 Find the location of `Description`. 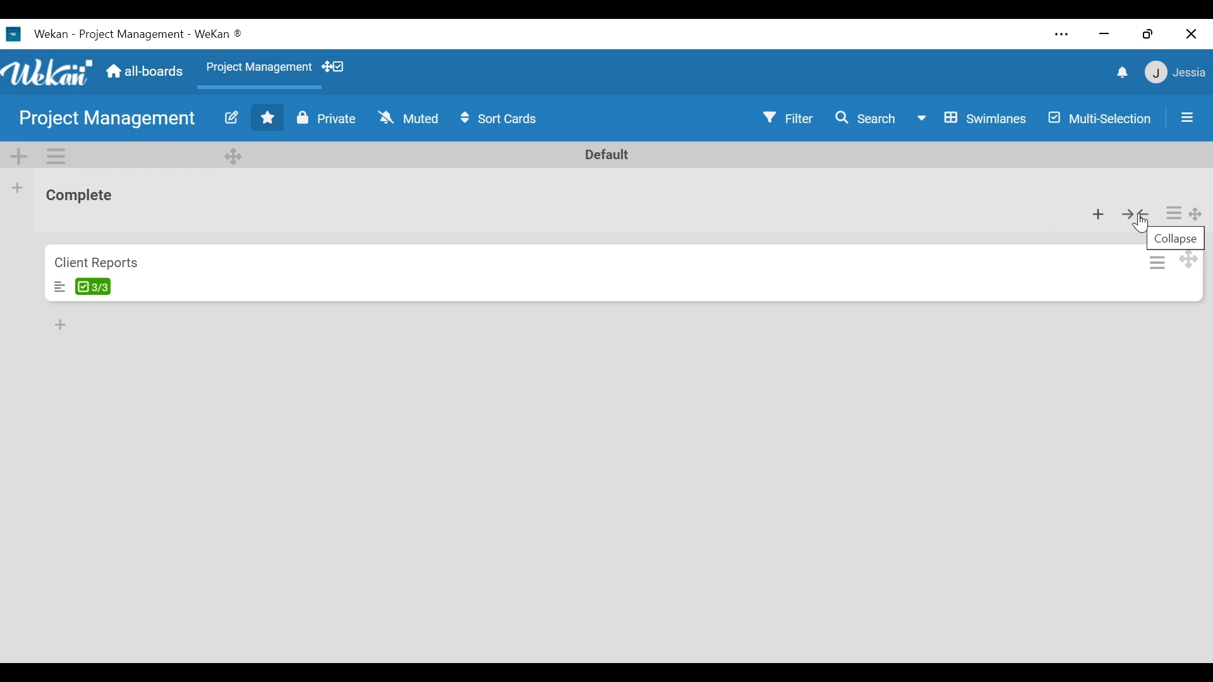

Description is located at coordinates (58, 286).